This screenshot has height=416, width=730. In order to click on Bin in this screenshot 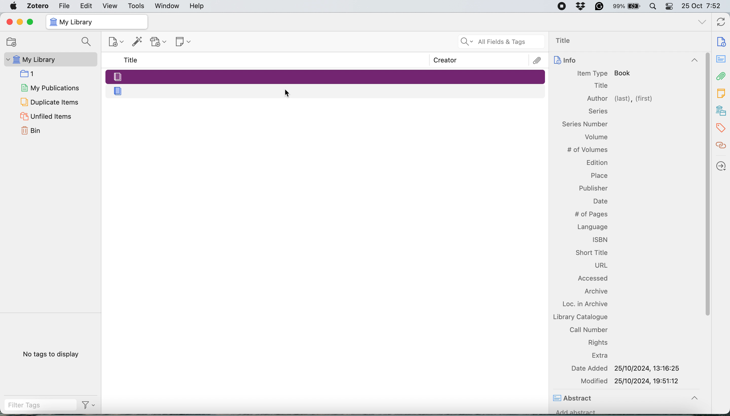, I will do `click(38, 130)`.